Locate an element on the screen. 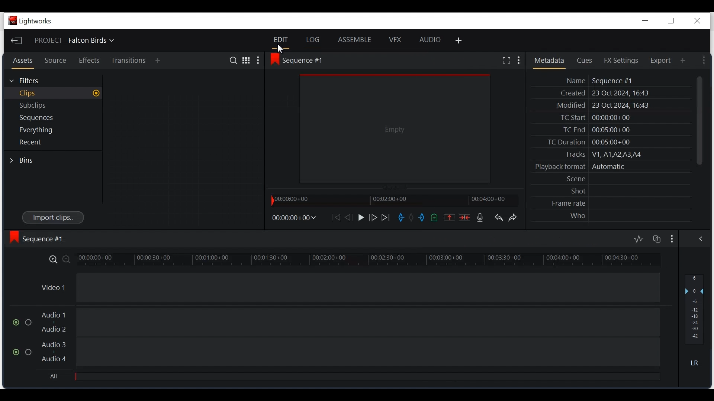 The height and width of the screenshot is (401, 714). Show/change current project details is located at coordinates (83, 41).